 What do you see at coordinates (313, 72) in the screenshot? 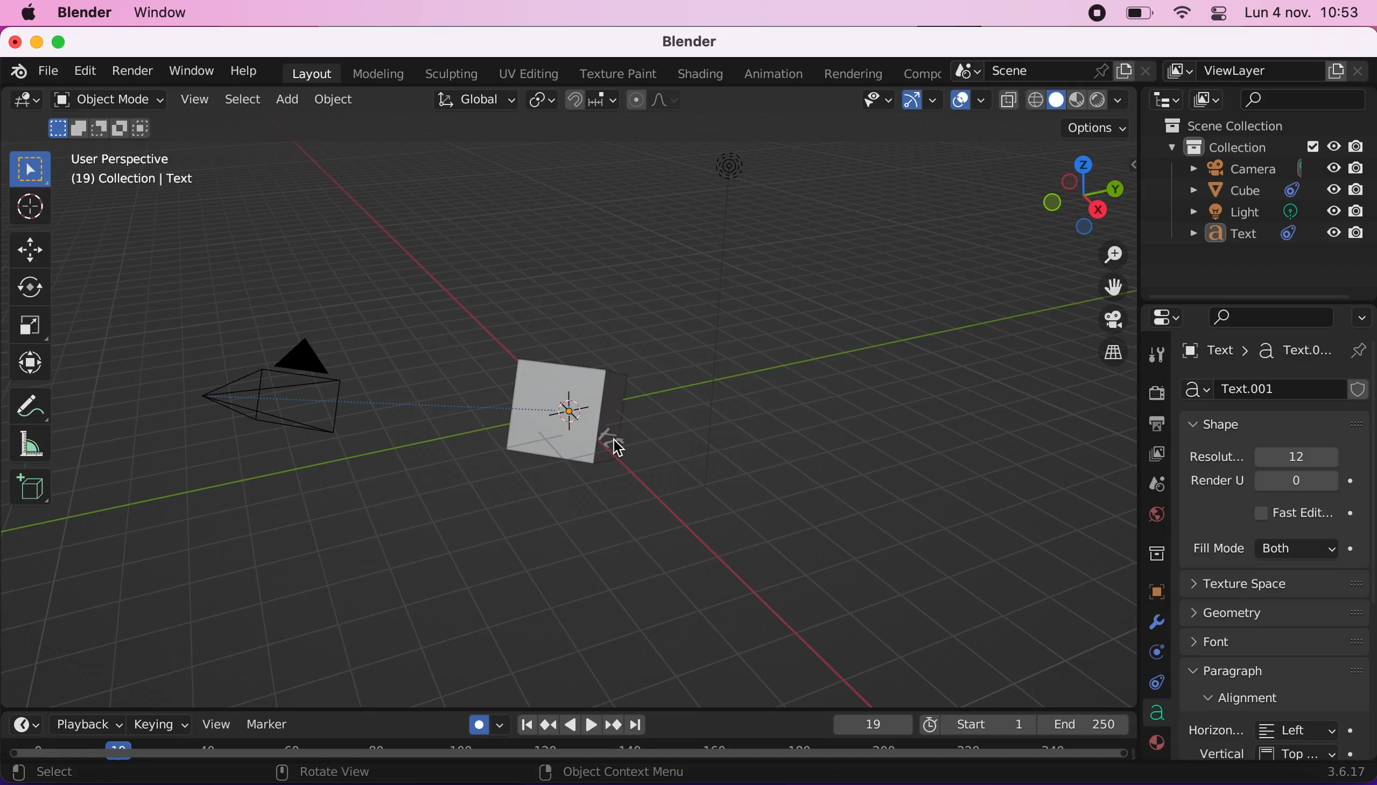
I see `layout` at bounding box center [313, 72].